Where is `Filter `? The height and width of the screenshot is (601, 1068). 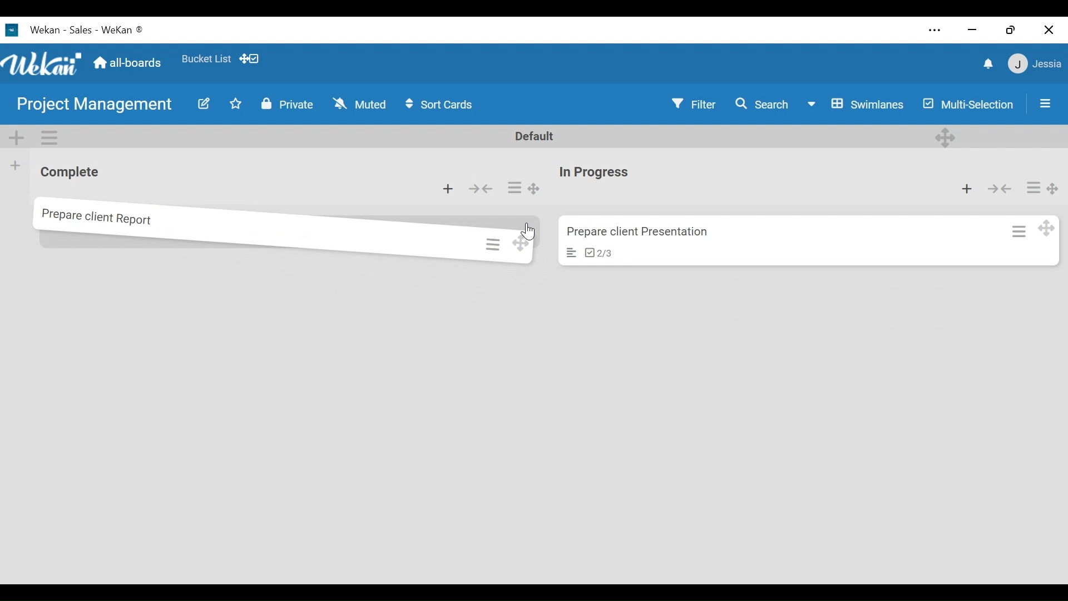 Filter  is located at coordinates (695, 105).